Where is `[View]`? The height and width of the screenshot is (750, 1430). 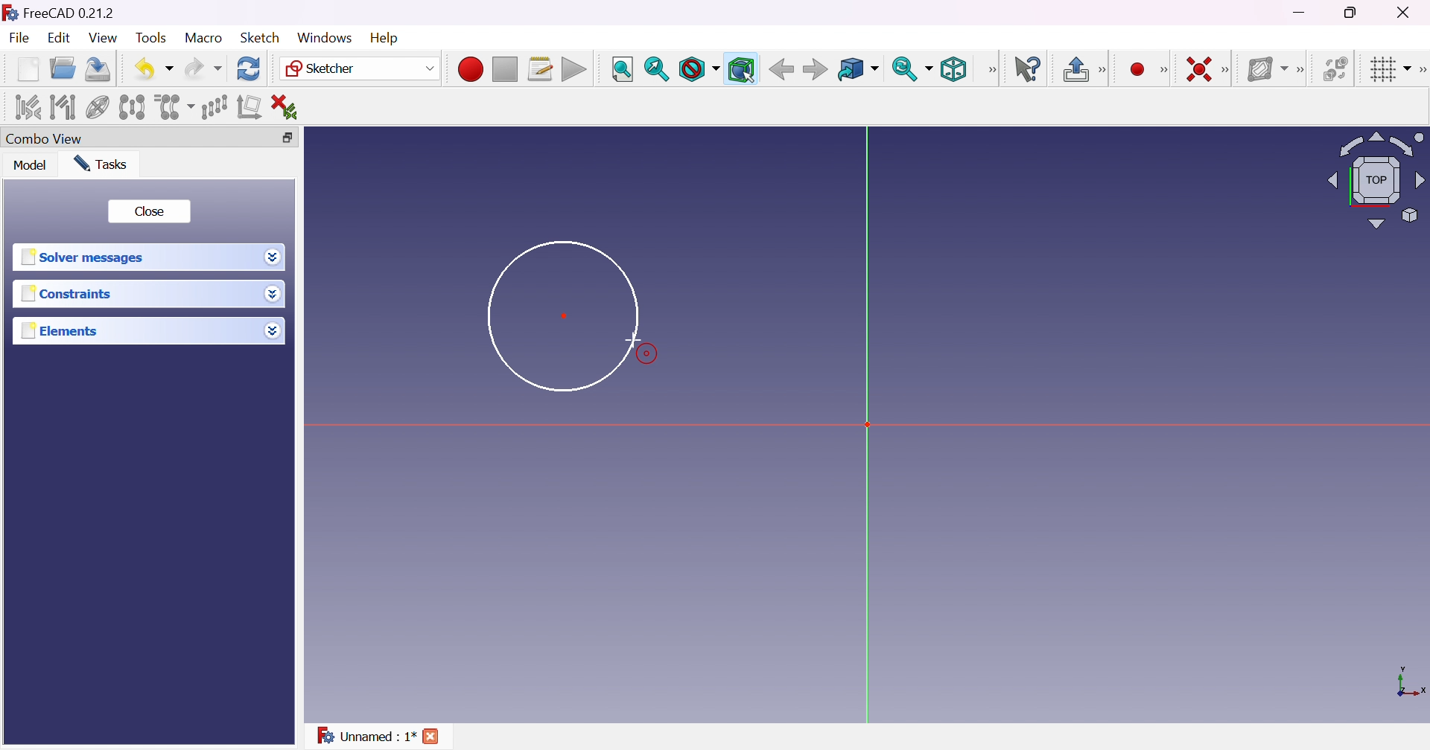 [View] is located at coordinates (990, 71).